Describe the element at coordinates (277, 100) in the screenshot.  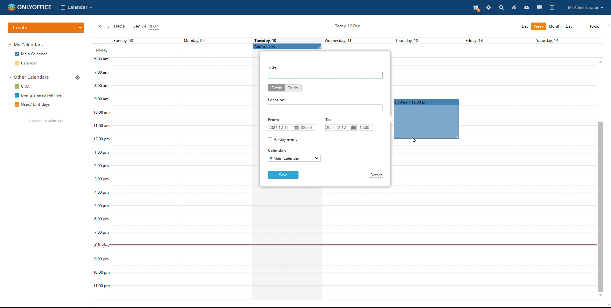
I see `Location:` at that location.